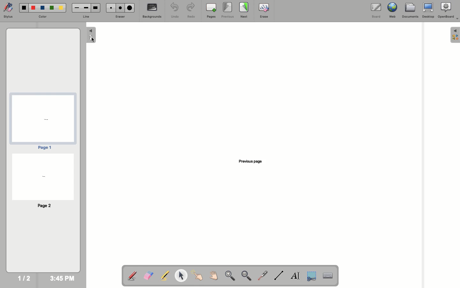  What do you see at coordinates (213, 275) in the screenshot?
I see `Move page` at bounding box center [213, 275].